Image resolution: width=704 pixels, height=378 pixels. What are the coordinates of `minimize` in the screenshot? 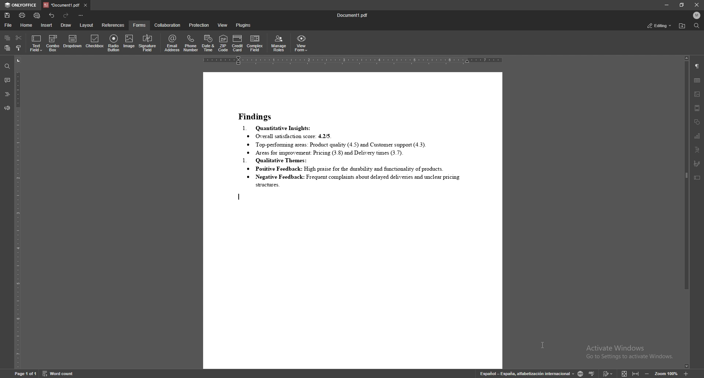 It's located at (667, 5).